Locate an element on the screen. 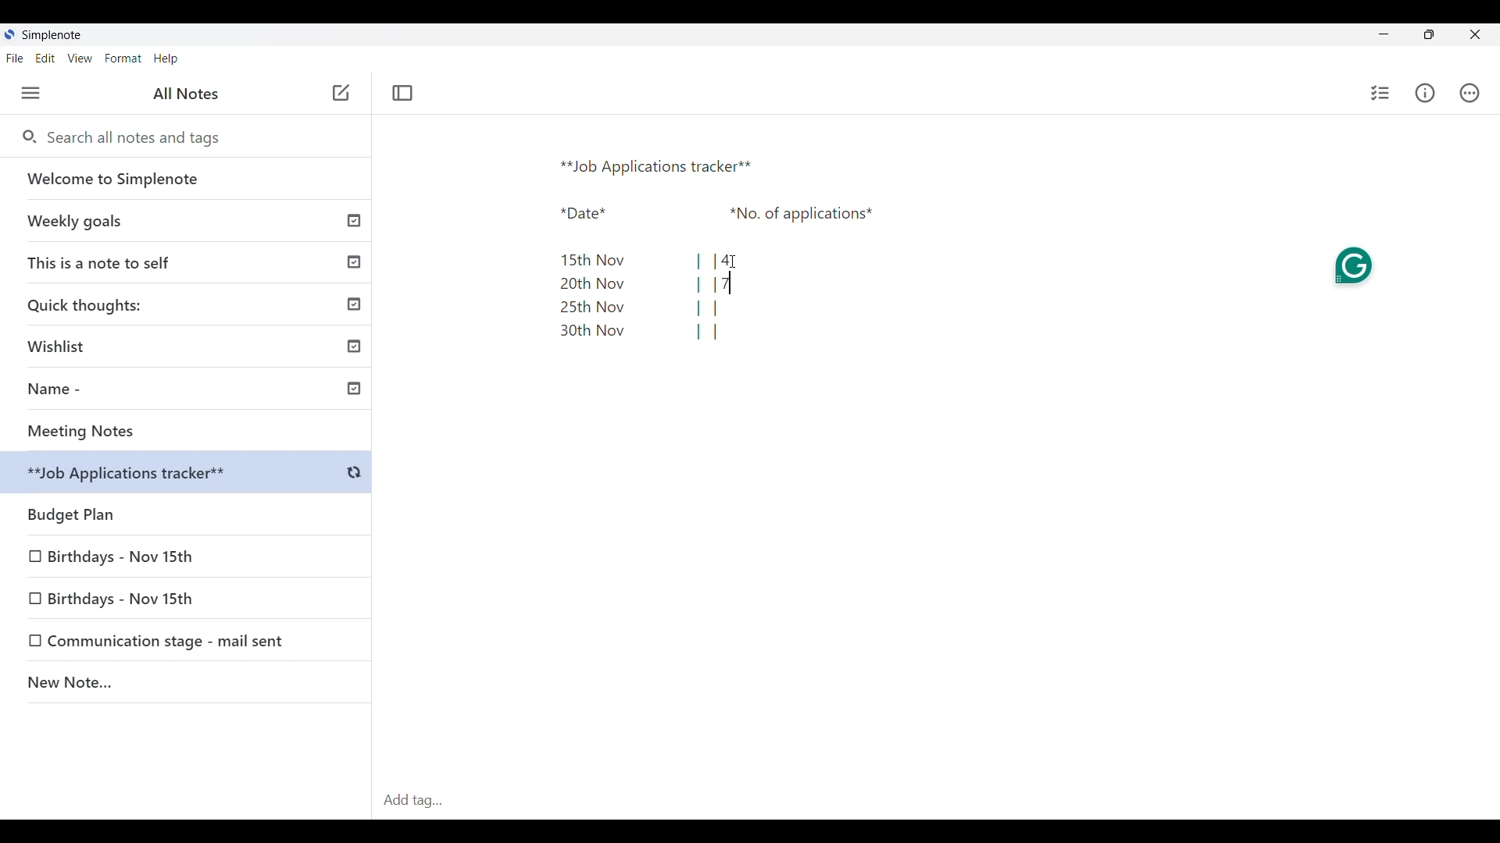  Search all notes and tags is located at coordinates (139, 137).